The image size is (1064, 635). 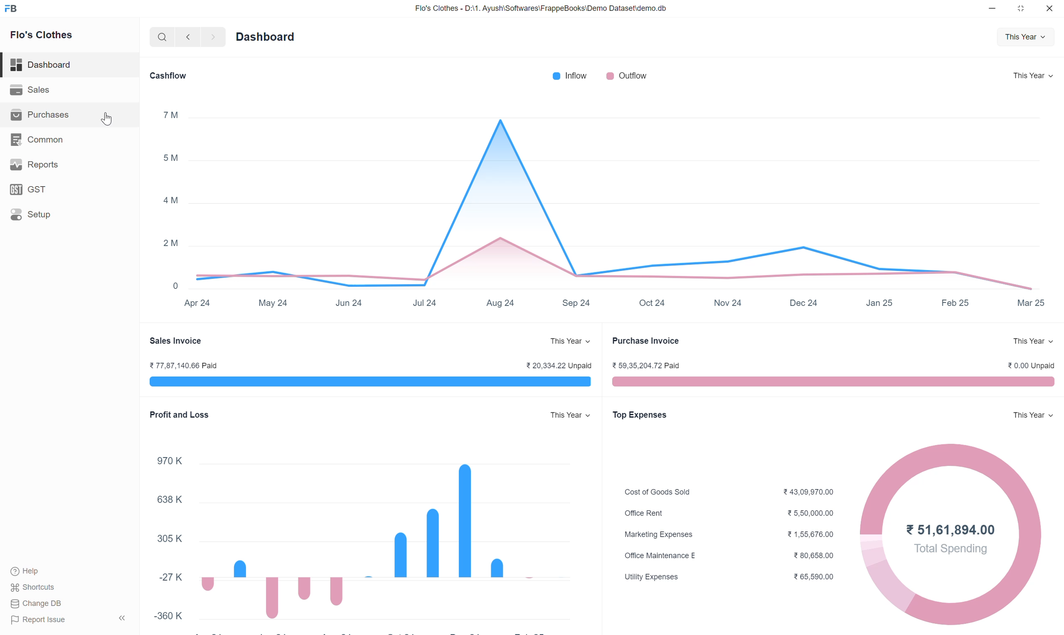 I want to click on This Year, so click(x=572, y=415).